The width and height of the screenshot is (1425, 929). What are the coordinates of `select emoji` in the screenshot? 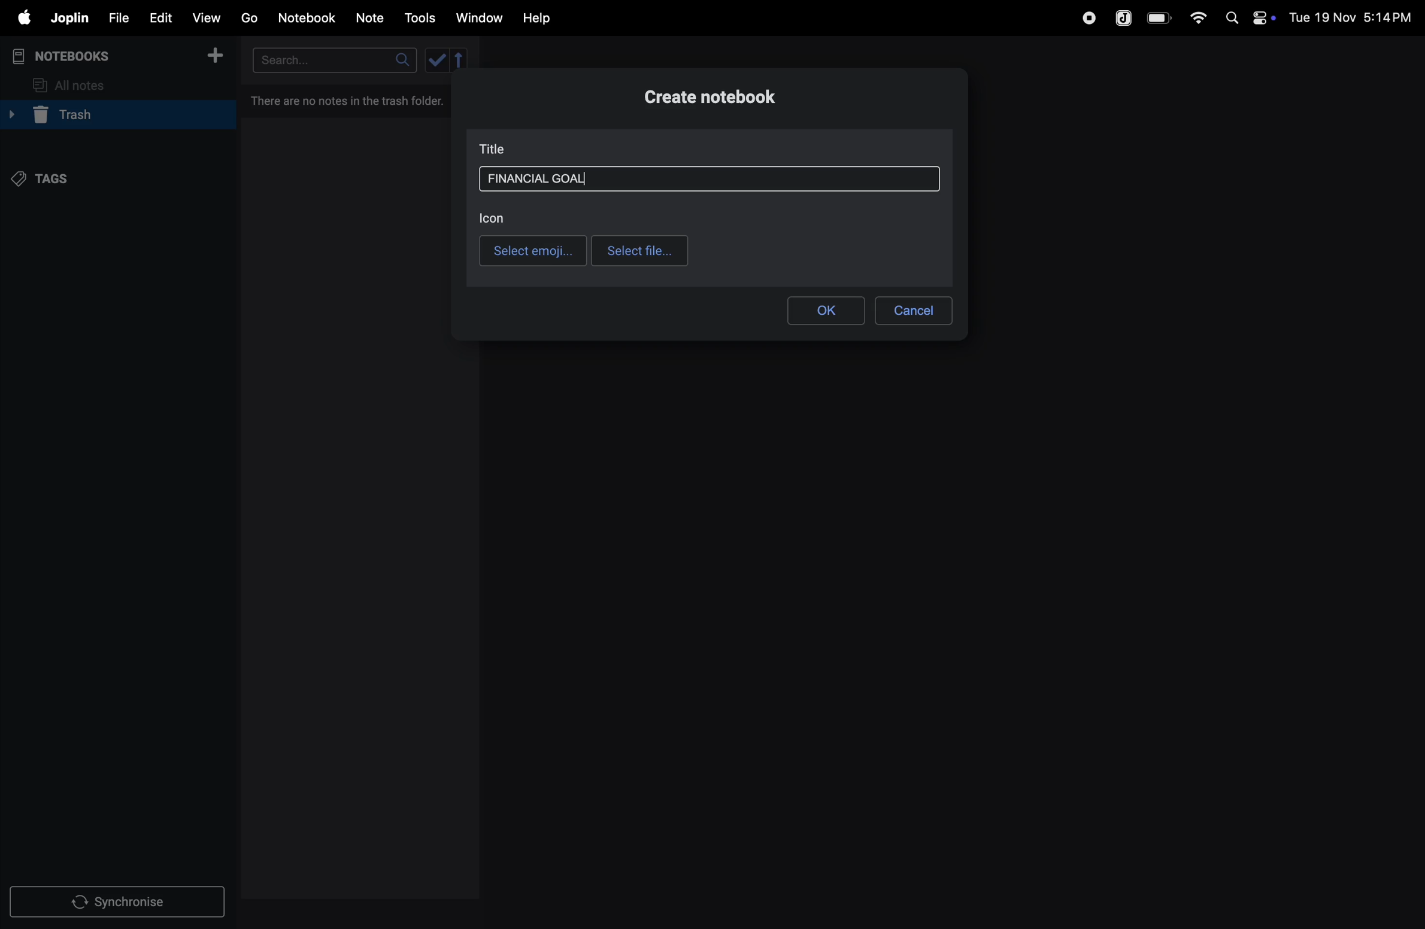 It's located at (533, 250).